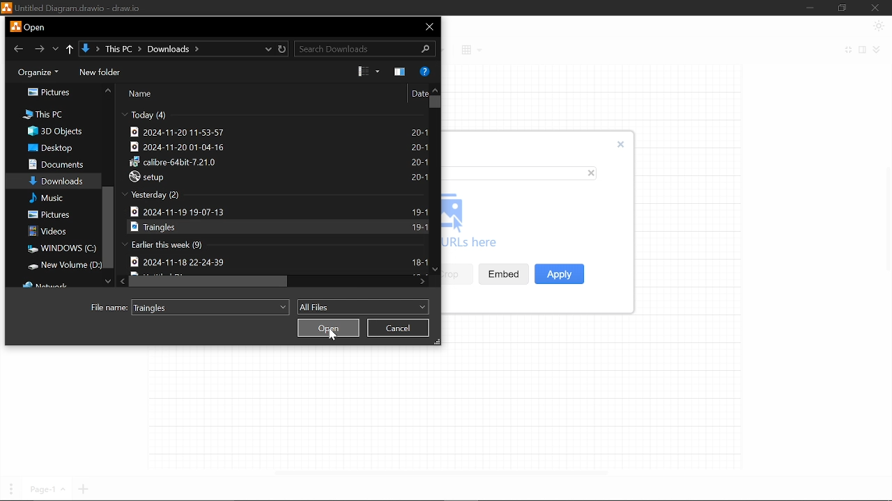 The height and width of the screenshot is (501, 892). I want to click on Minimize, so click(810, 8).